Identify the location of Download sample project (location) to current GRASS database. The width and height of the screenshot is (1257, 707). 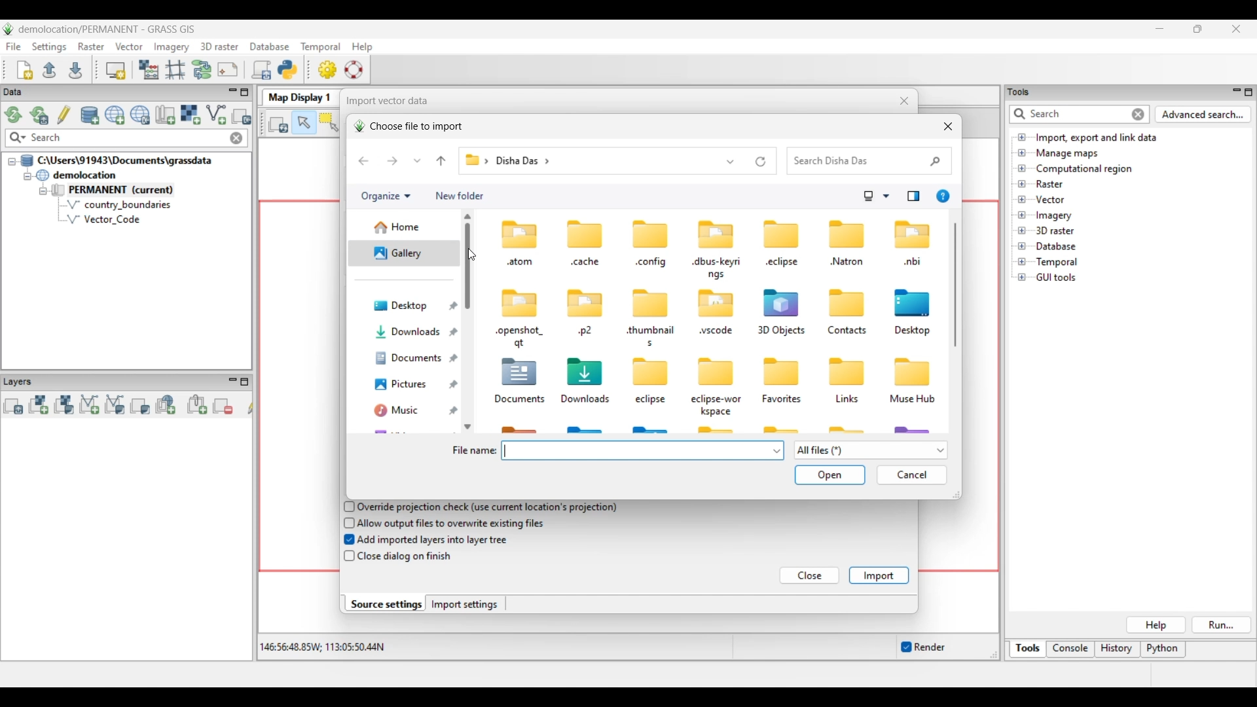
(140, 115).